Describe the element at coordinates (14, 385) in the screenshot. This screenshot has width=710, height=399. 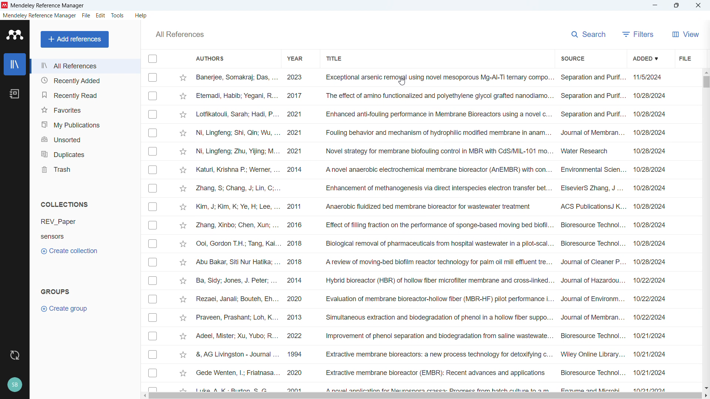
I see `profile` at that location.